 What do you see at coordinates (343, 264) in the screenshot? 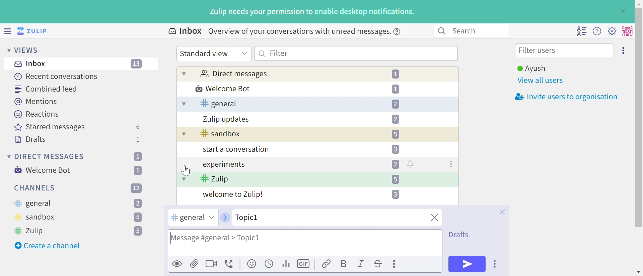
I see `Bold` at bounding box center [343, 264].